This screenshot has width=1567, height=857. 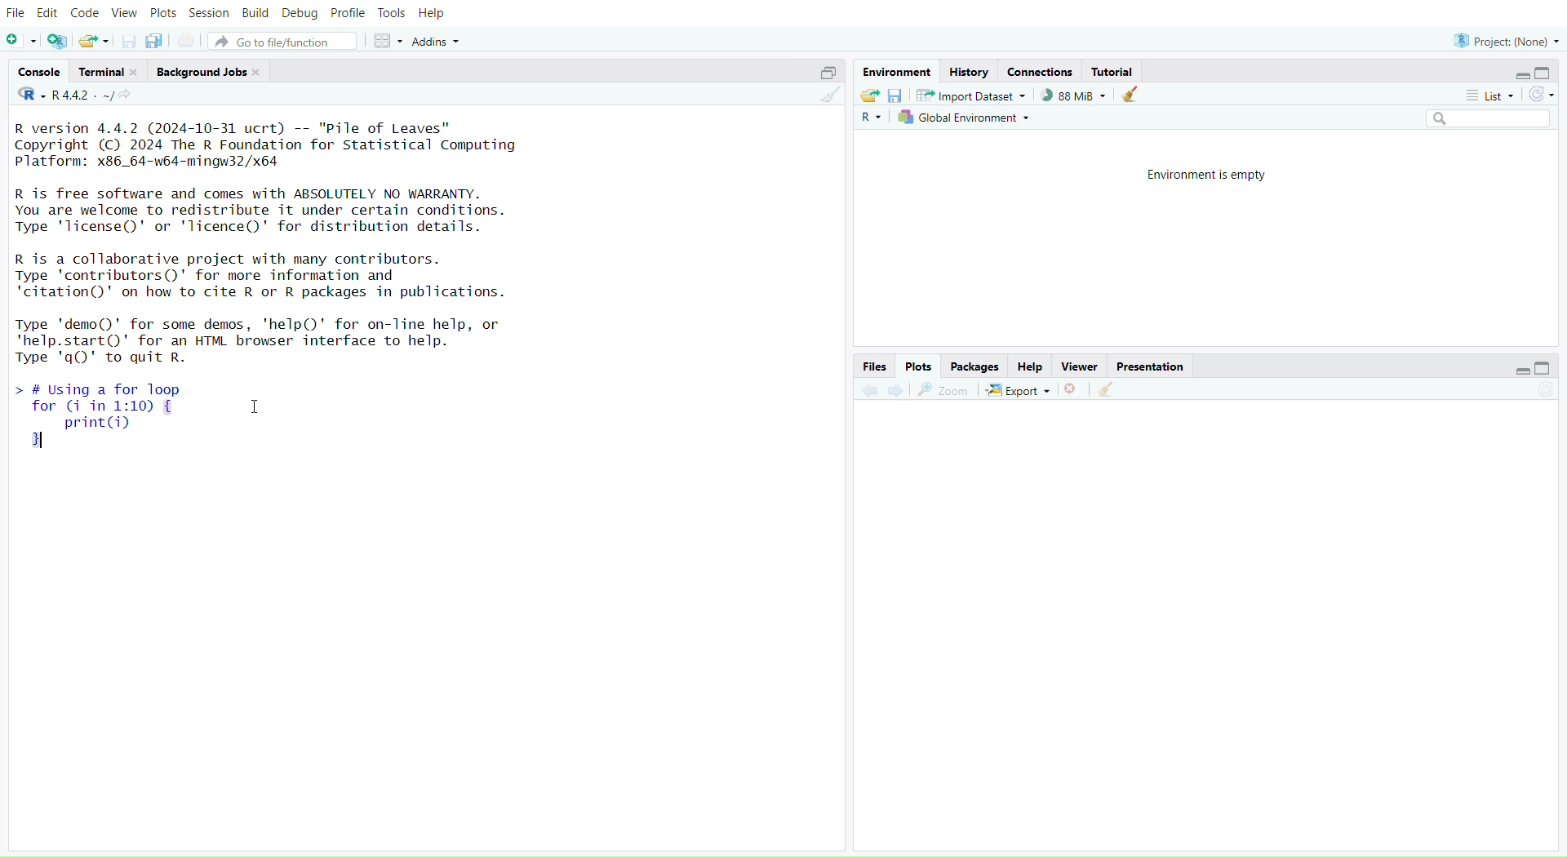 I want to click on help, so click(x=430, y=15).